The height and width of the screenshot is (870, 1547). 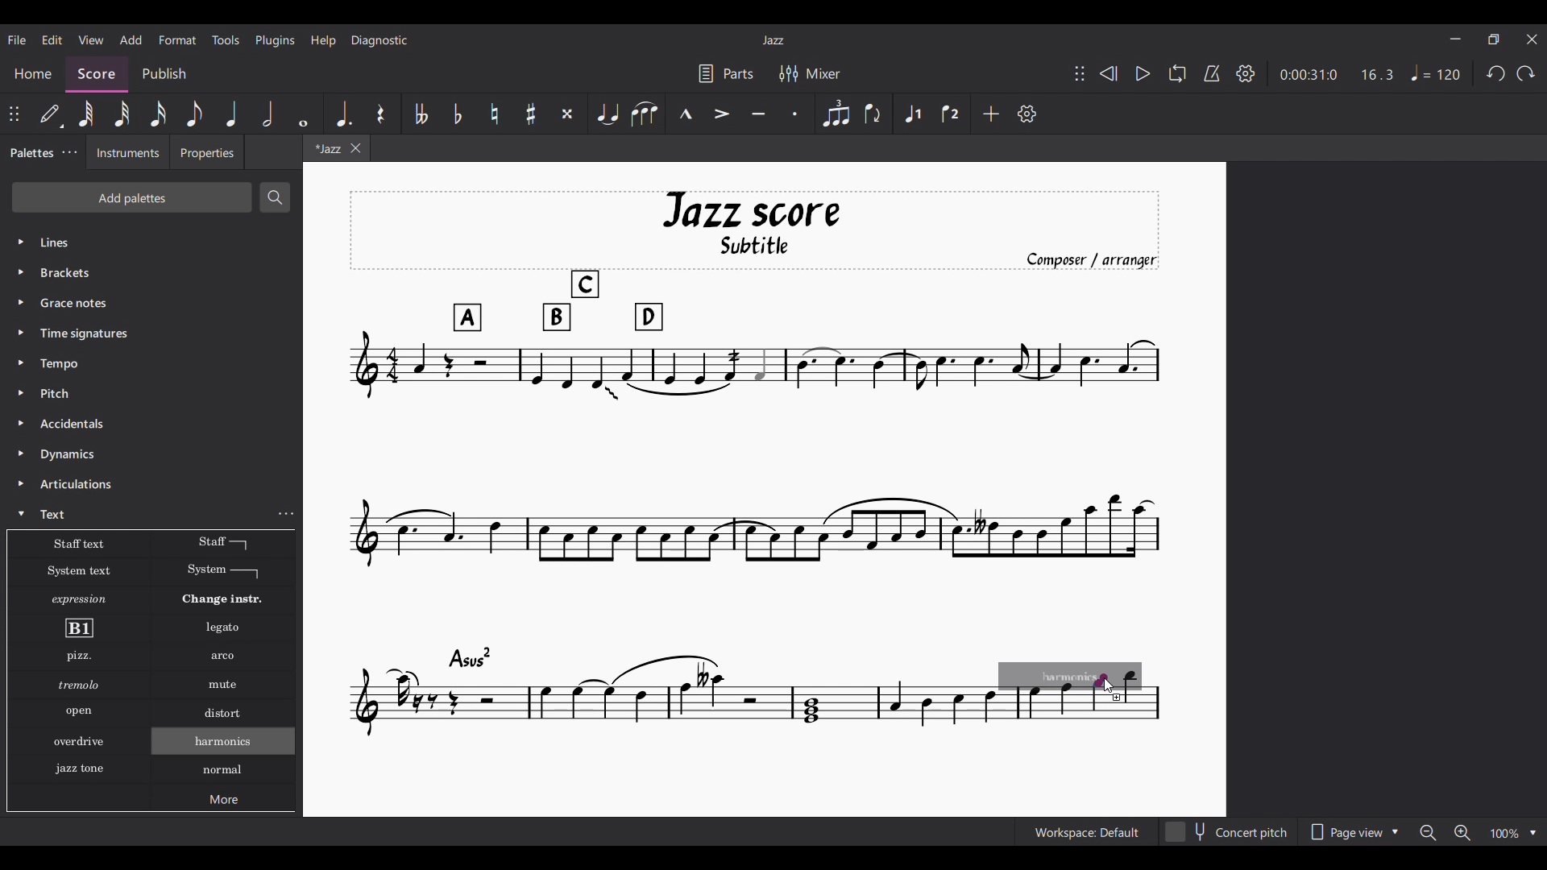 What do you see at coordinates (323, 41) in the screenshot?
I see `Help menu` at bounding box center [323, 41].